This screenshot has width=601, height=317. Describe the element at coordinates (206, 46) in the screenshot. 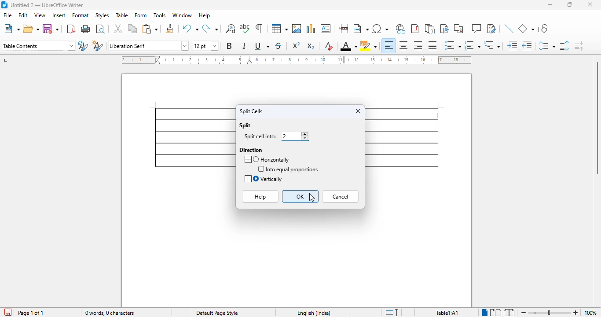

I see `font size` at that location.